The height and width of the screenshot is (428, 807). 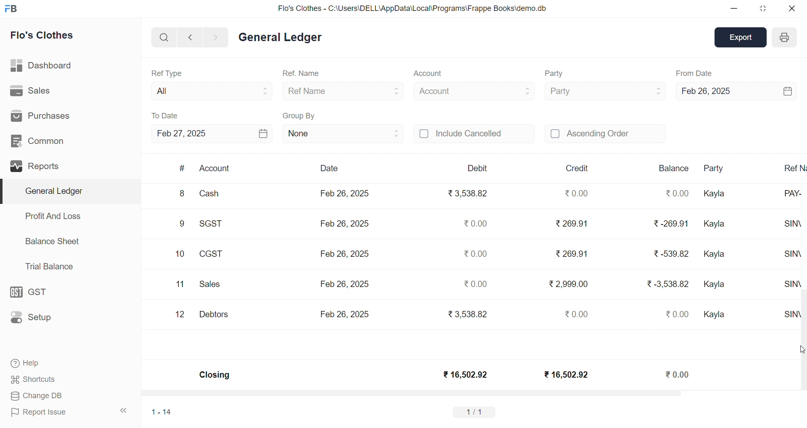 I want to click on SINV-, so click(x=787, y=227).